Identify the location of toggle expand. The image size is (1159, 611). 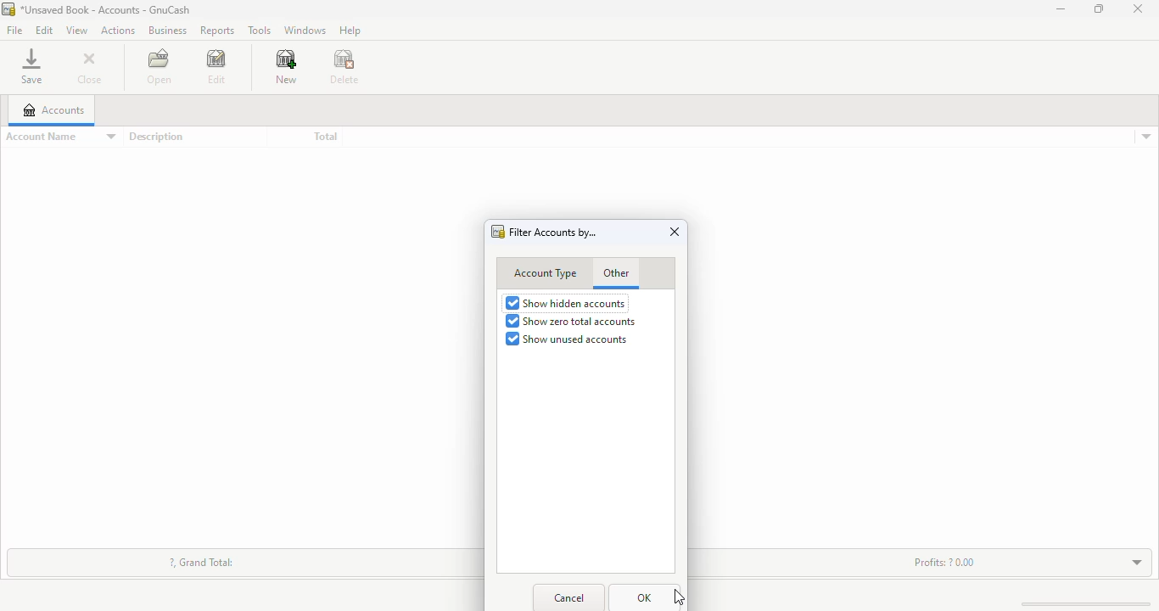
(1133, 558).